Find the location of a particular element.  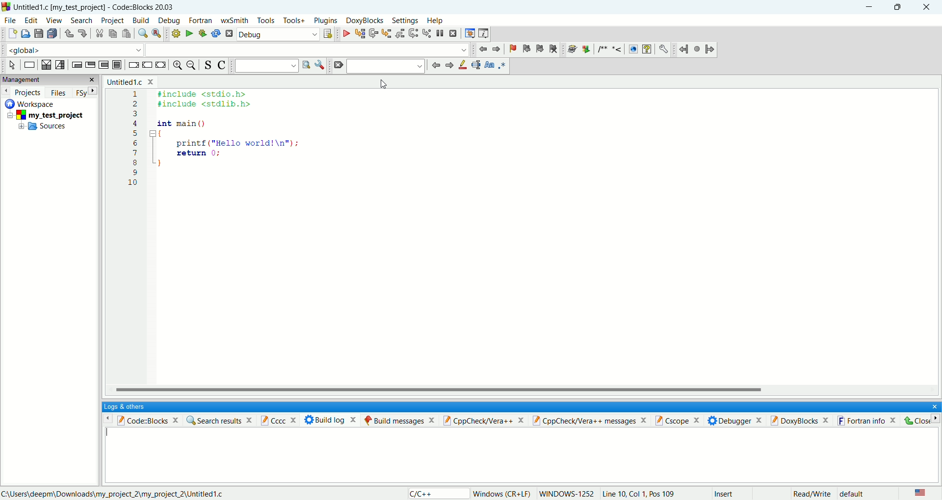

jump next is located at coordinates (482, 50).